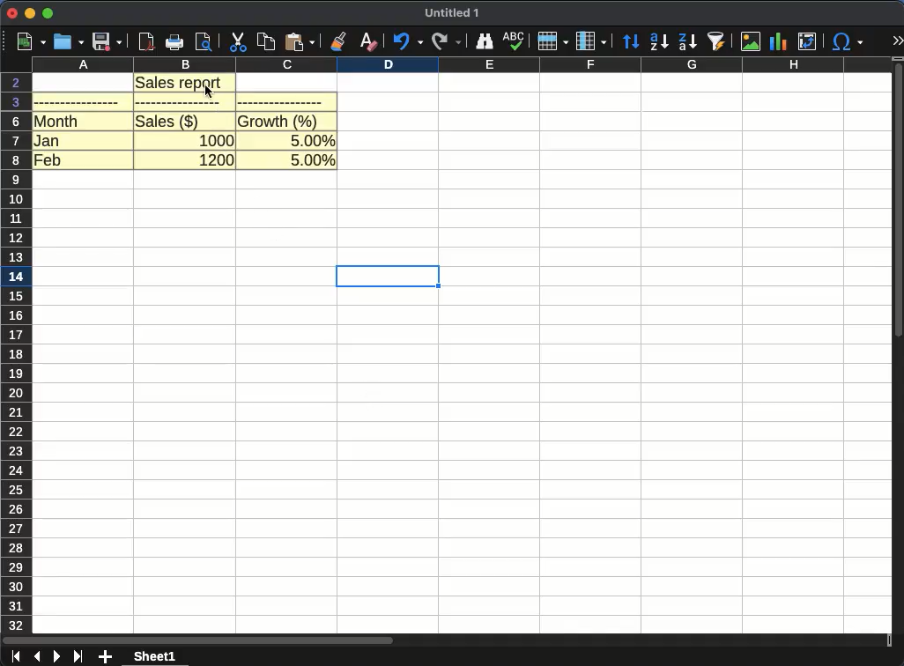  I want to click on pdf viewer, so click(146, 42).